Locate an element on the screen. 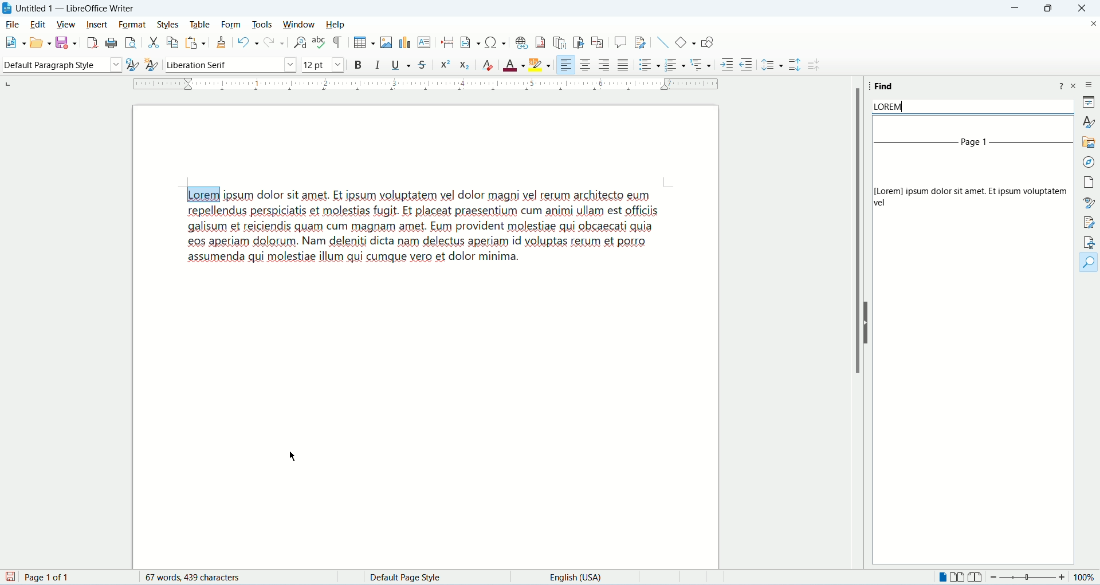  export as PDF is located at coordinates (93, 43).